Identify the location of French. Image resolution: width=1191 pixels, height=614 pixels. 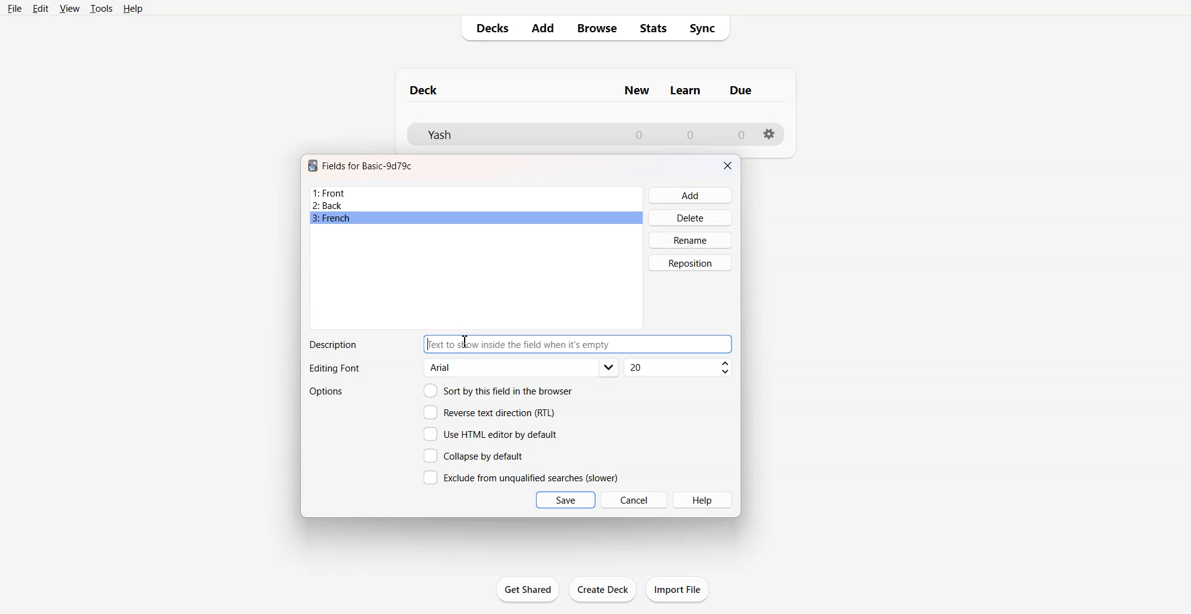
(476, 218).